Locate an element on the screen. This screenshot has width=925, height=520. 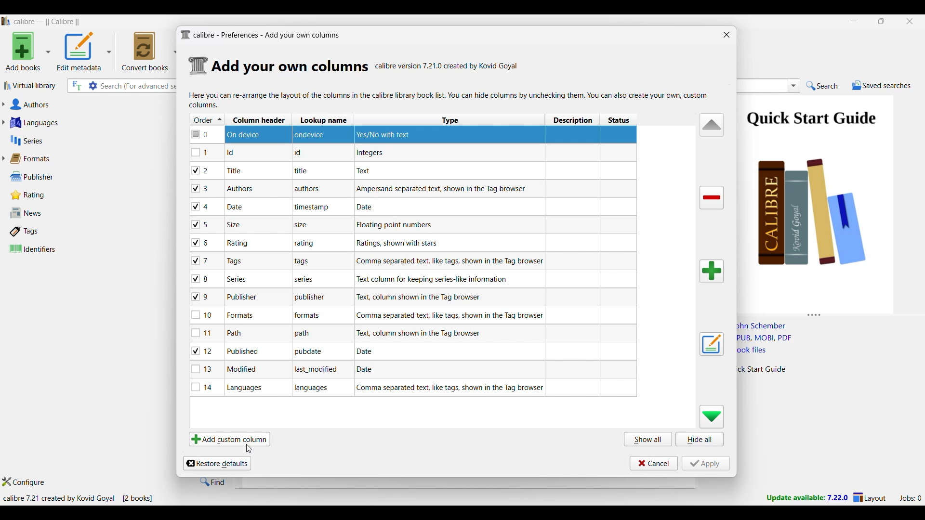
Book preview is located at coordinates (828, 201).